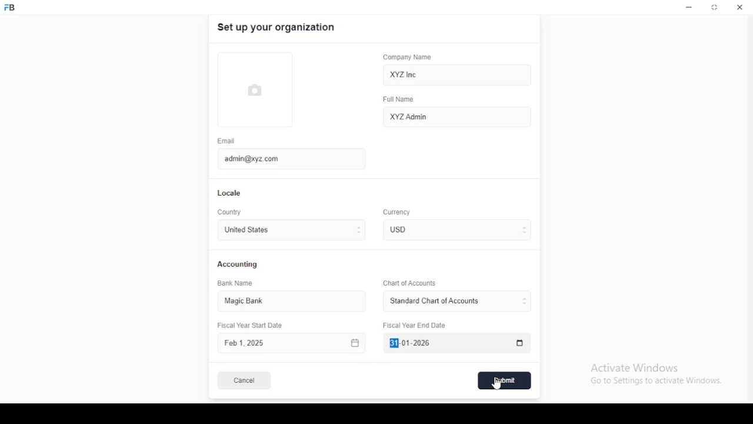 This screenshot has width=753, height=424. What do you see at coordinates (405, 230) in the screenshot?
I see `currency` at bounding box center [405, 230].